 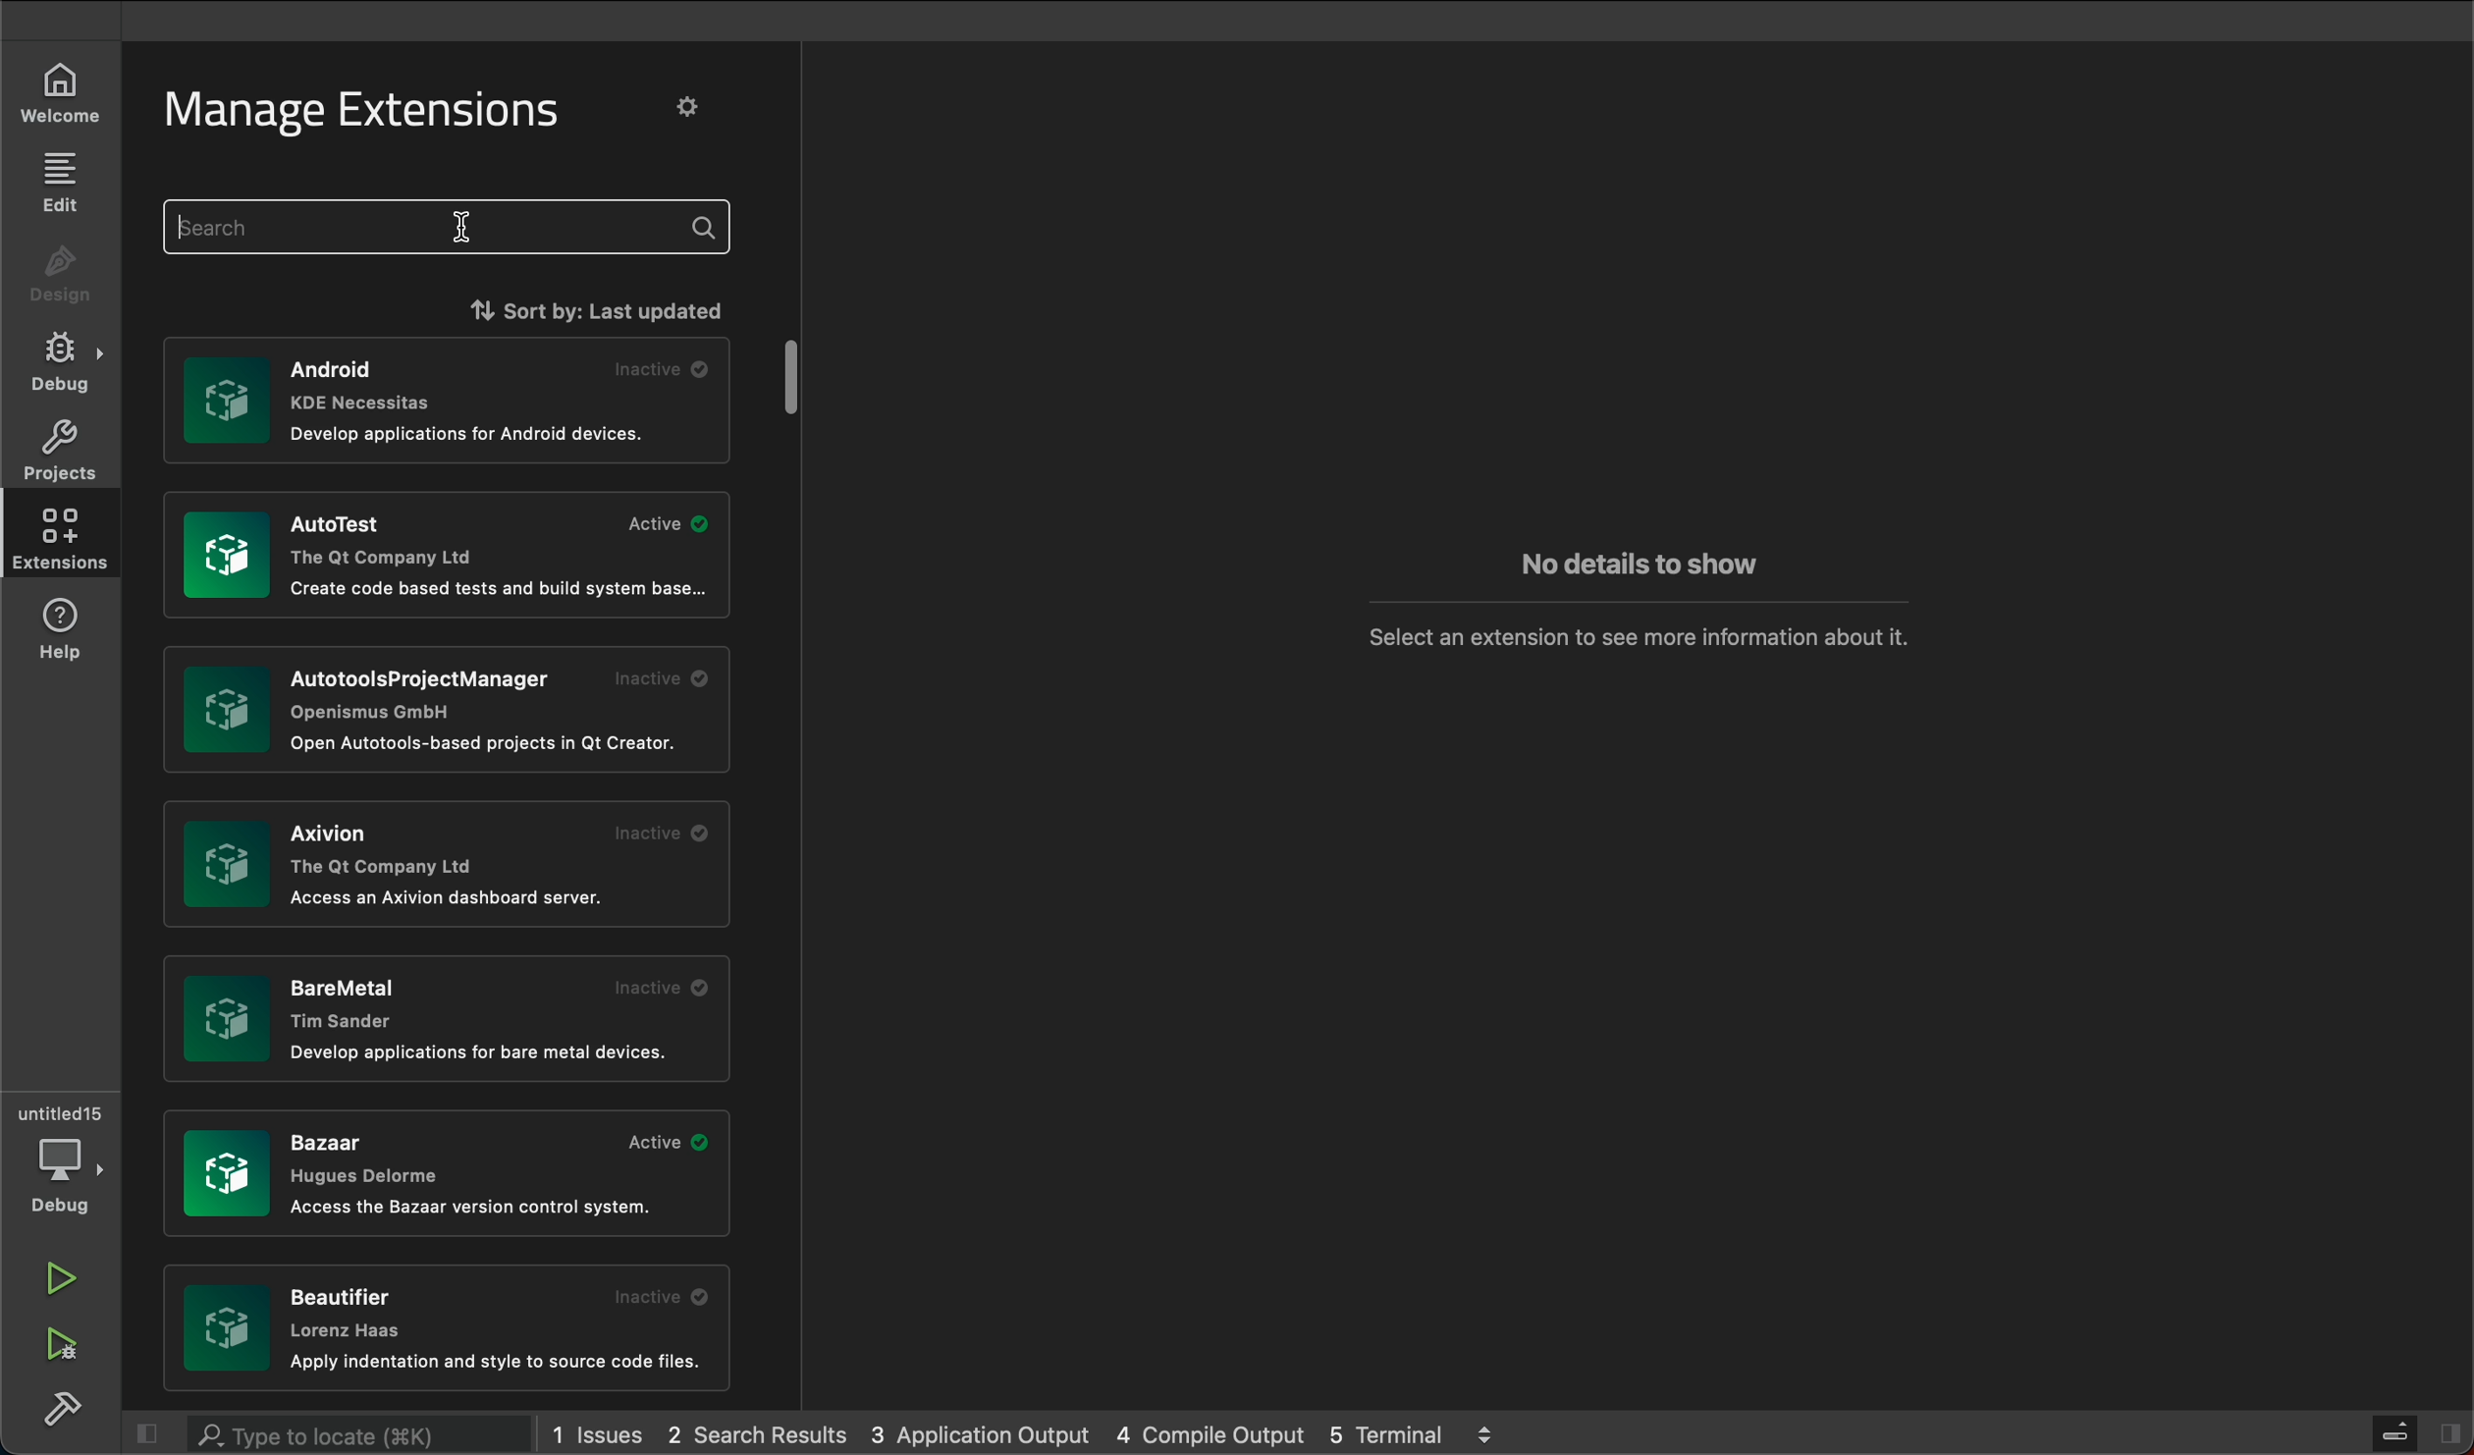 I want to click on extension text, so click(x=378, y=380).